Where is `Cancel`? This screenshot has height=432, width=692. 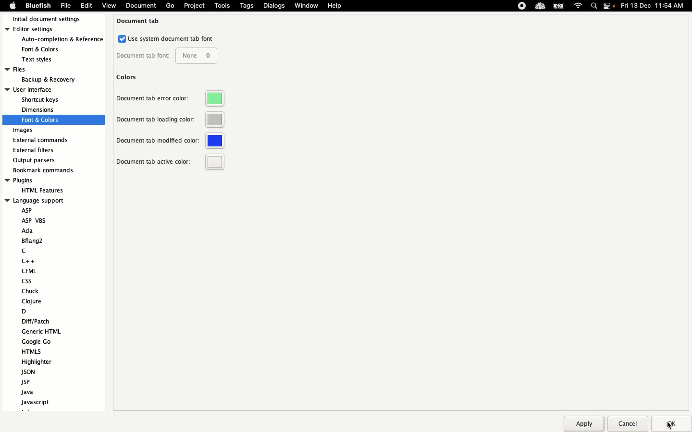
Cancel is located at coordinates (629, 423).